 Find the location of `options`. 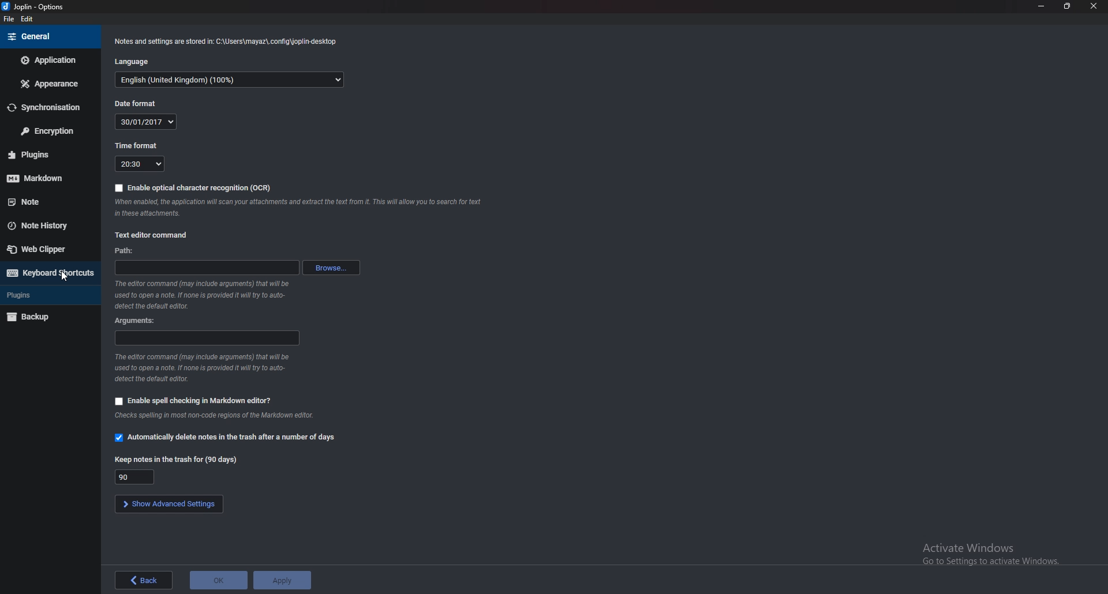

options is located at coordinates (35, 6).